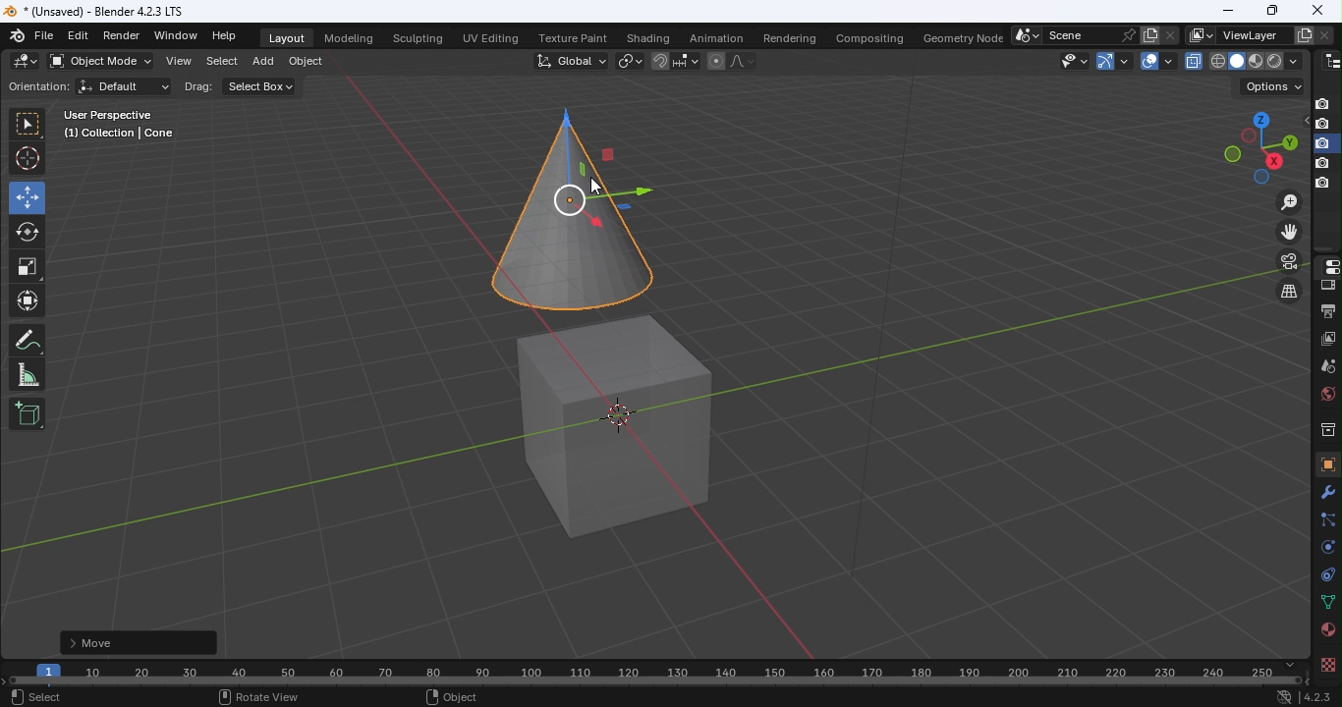  I want to click on disable in renders, so click(1321, 164).